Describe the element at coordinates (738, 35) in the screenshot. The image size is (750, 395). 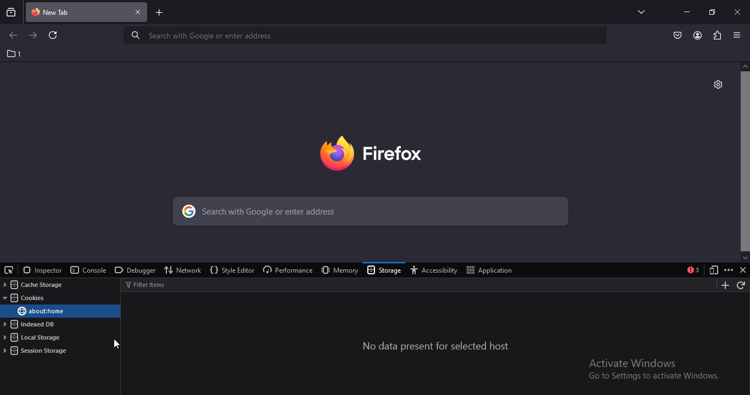
I see `open application menu` at that location.